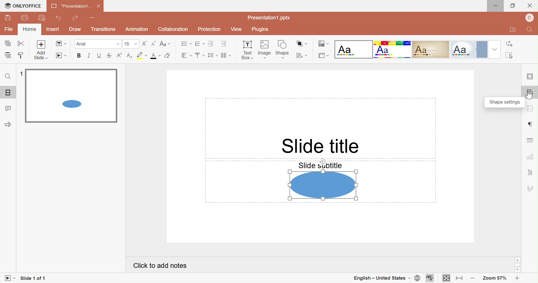  Describe the element at coordinates (21, 43) in the screenshot. I see `Cut` at that location.